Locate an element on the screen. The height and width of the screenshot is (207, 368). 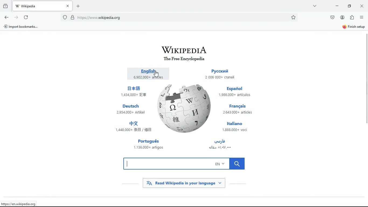
favorite is located at coordinates (294, 17).